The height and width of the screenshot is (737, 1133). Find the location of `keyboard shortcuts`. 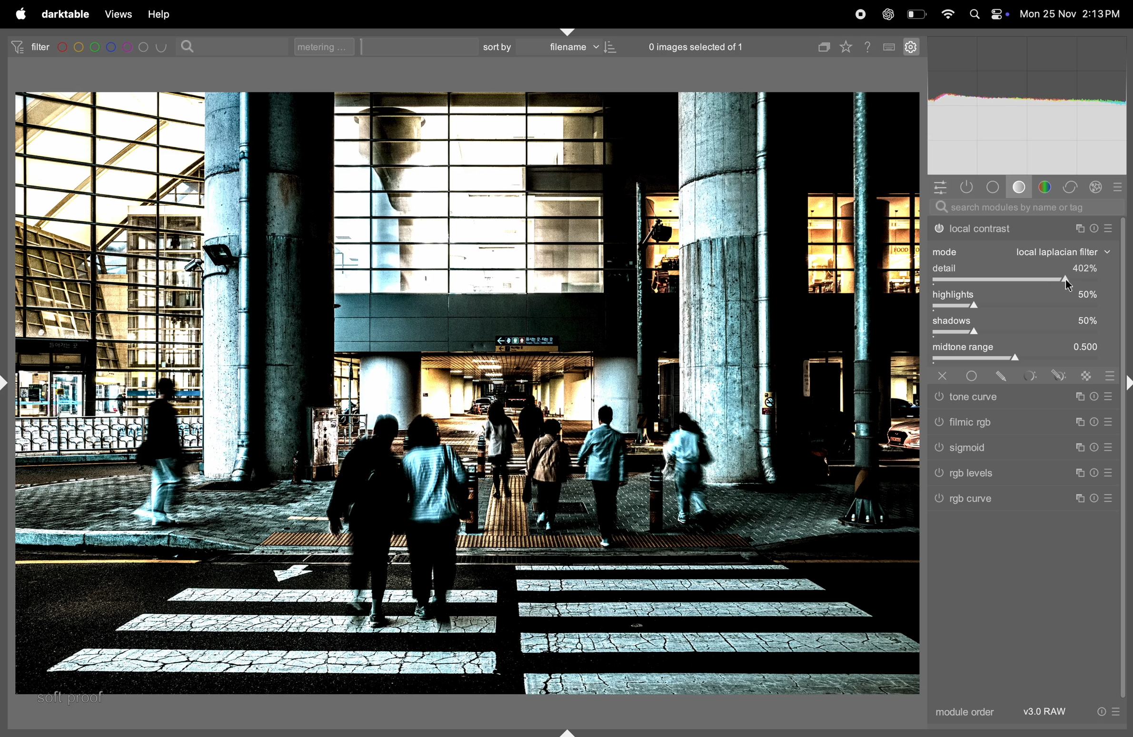

keyboard shortcuts is located at coordinates (890, 48).